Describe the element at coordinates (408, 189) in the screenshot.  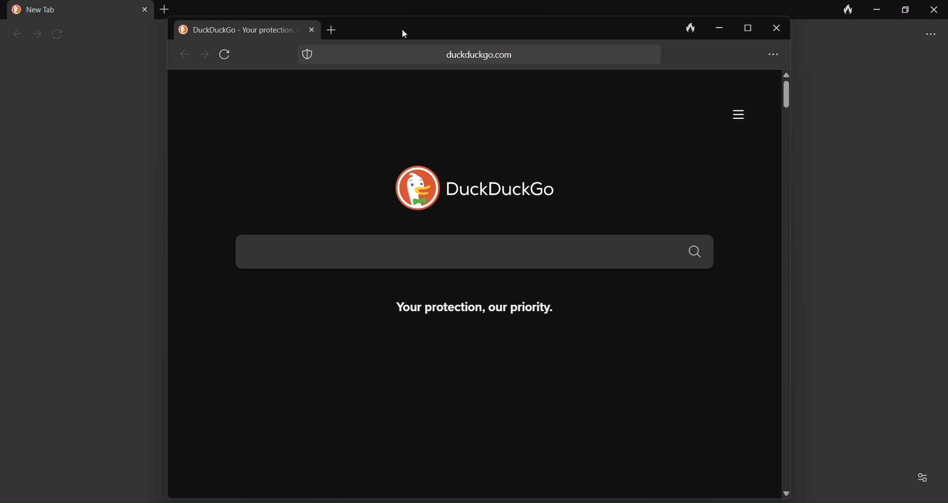
I see `Logo` at that location.